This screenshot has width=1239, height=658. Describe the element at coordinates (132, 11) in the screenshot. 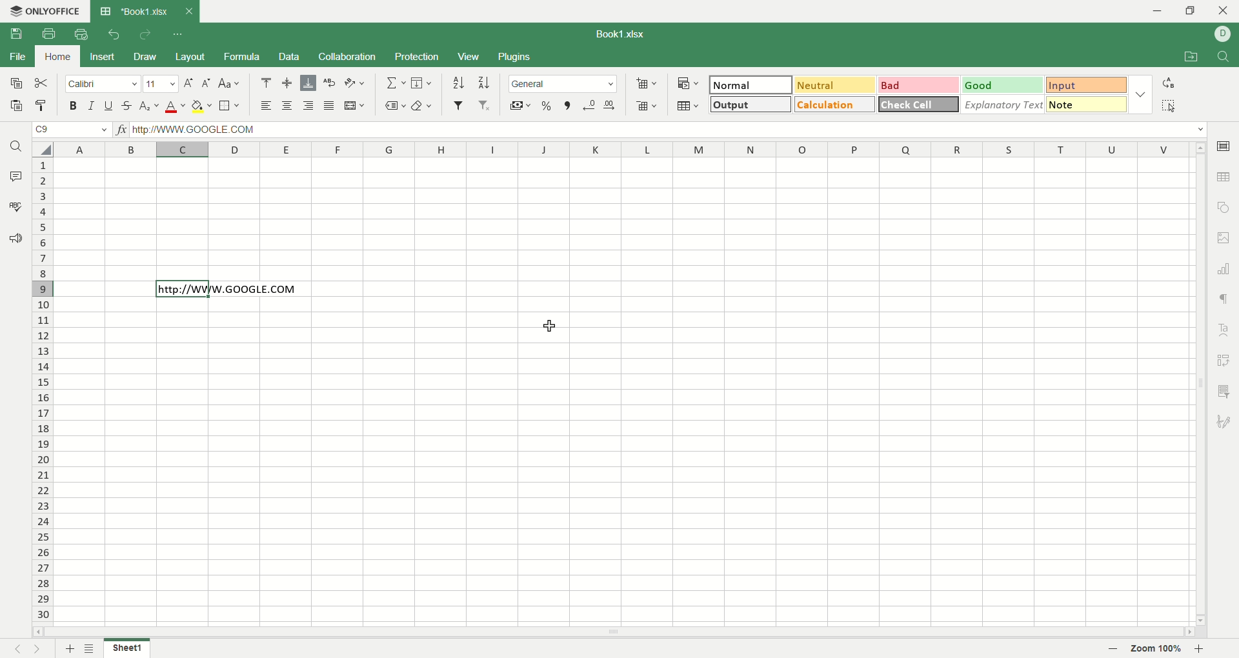

I see `sheet tab` at that location.